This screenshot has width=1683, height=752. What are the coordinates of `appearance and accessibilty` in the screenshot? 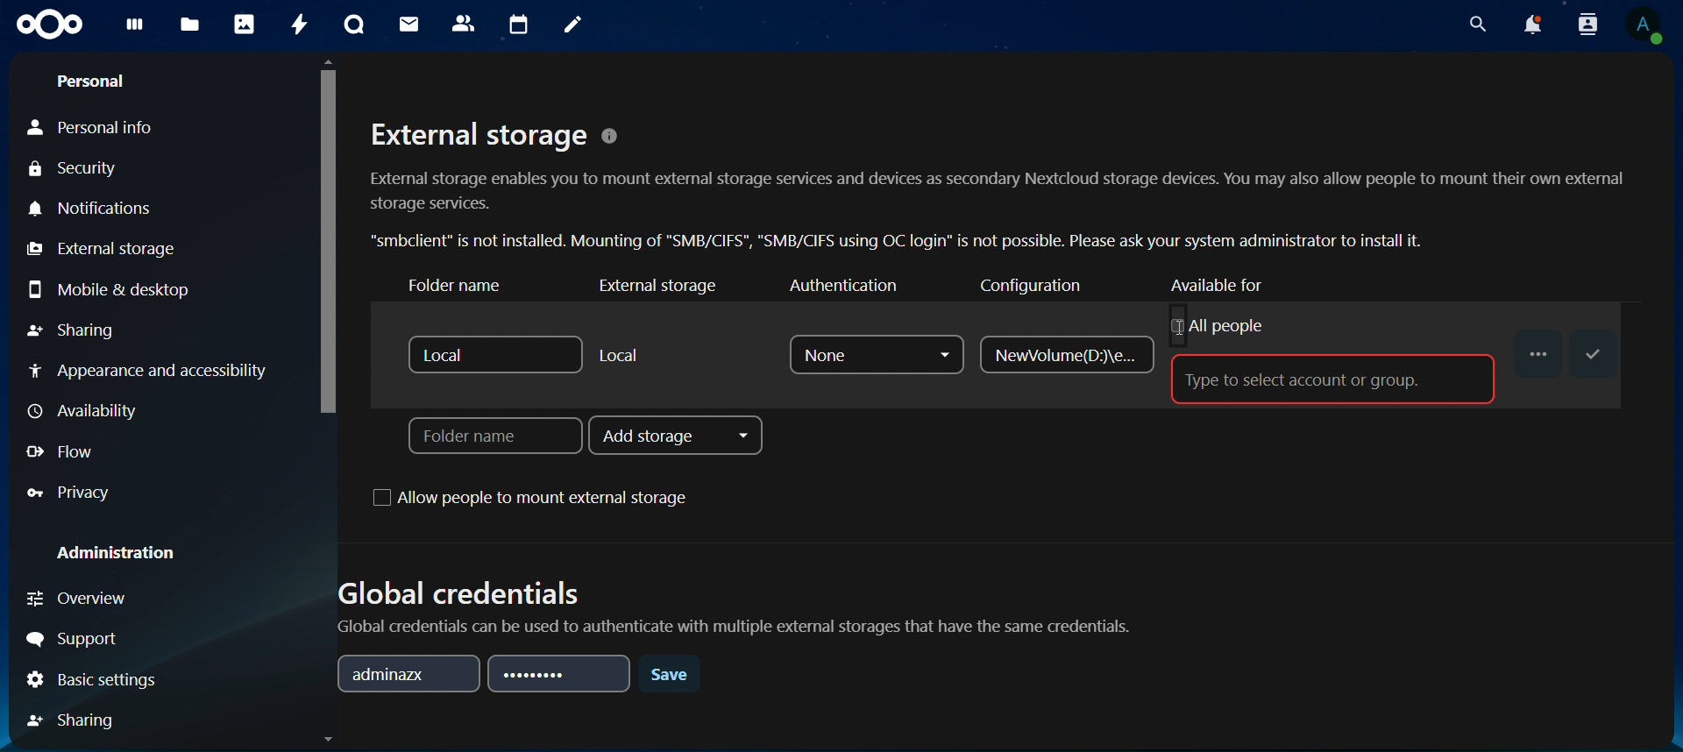 It's located at (153, 371).